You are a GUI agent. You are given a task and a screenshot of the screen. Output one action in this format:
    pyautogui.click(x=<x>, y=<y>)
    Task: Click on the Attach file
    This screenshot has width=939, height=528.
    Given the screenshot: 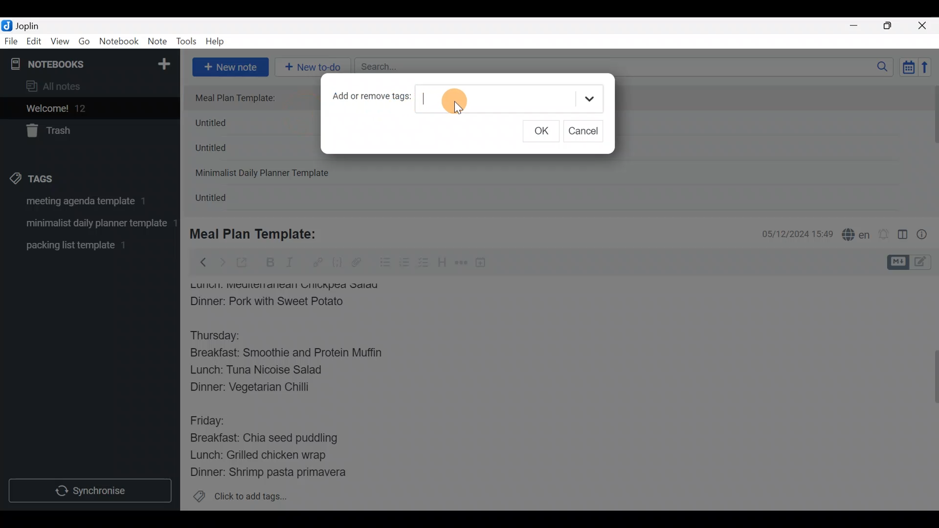 What is the action you would take?
    pyautogui.click(x=359, y=264)
    